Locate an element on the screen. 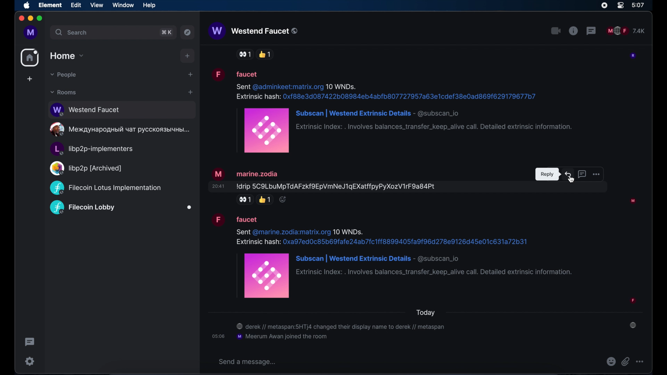 This screenshot has height=375, width=667.  is located at coordinates (322, 178).